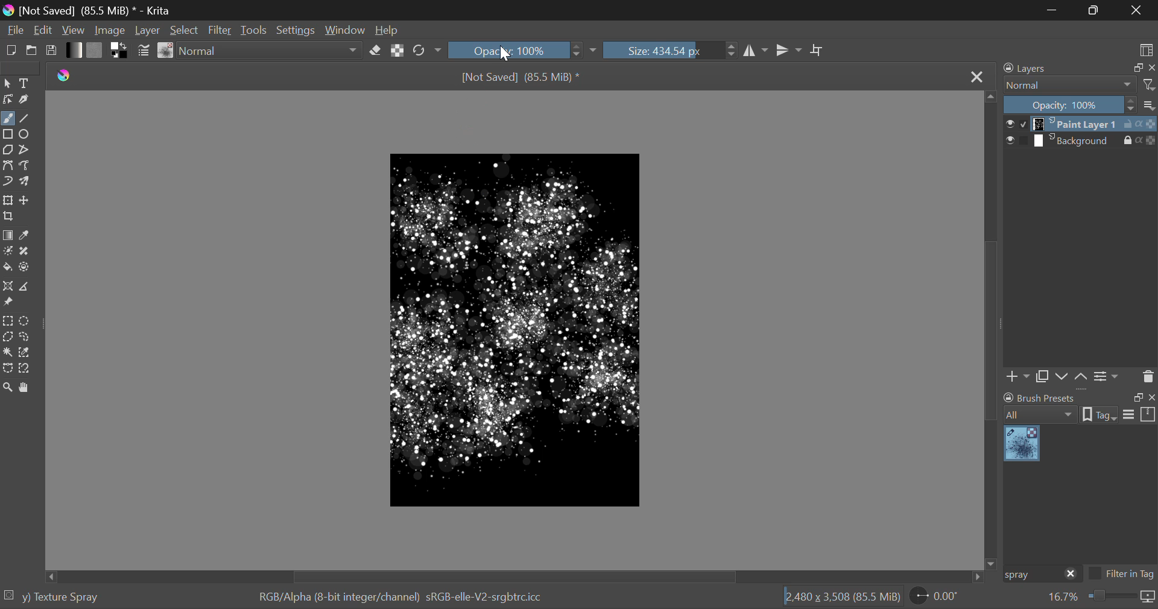 This screenshot has width=1158, height=609. I want to click on Rectanle, so click(8, 135).